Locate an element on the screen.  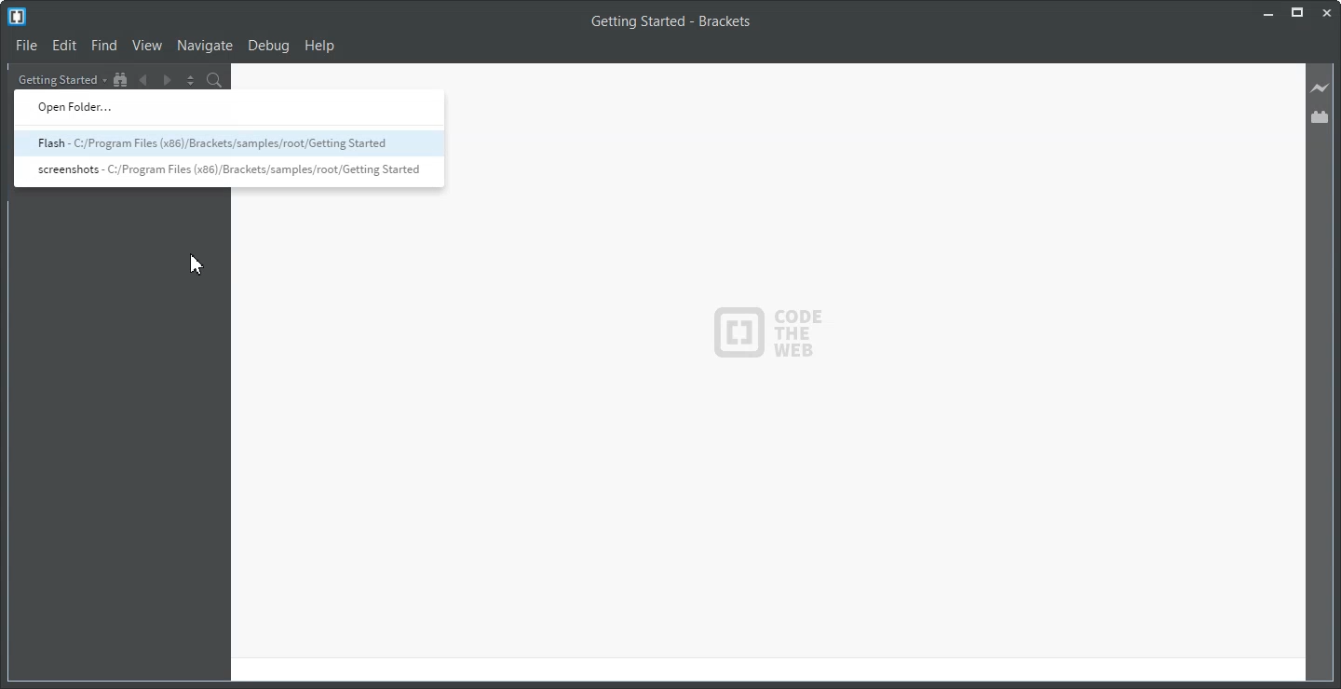
Navigate Backwards is located at coordinates (142, 80).